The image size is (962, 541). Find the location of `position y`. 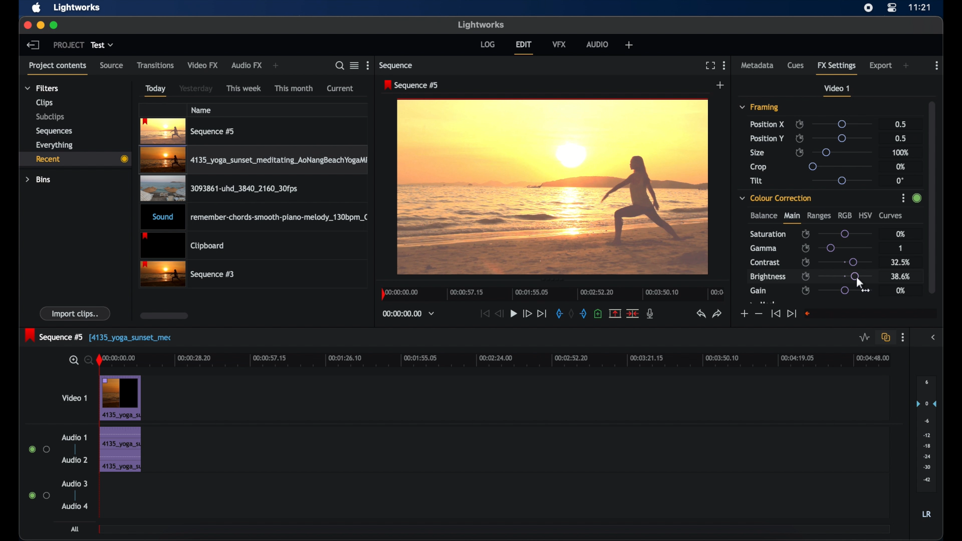

position y is located at coordinates (767, 138).